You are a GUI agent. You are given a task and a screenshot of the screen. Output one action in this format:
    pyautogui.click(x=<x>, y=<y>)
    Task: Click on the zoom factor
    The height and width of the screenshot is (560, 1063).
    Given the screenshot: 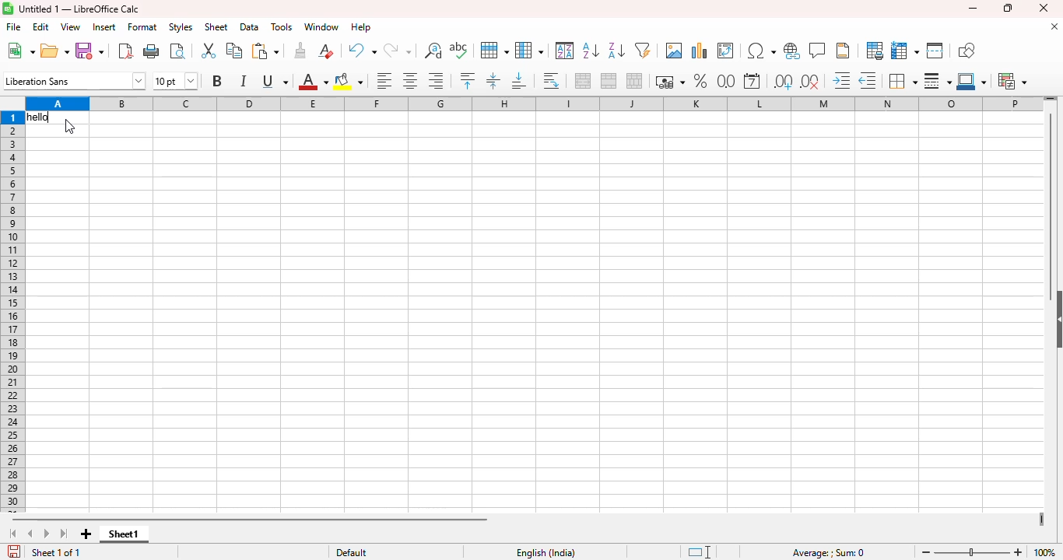 What is the action you would take?
    pyautogui.click(x=1044, y=553)
    